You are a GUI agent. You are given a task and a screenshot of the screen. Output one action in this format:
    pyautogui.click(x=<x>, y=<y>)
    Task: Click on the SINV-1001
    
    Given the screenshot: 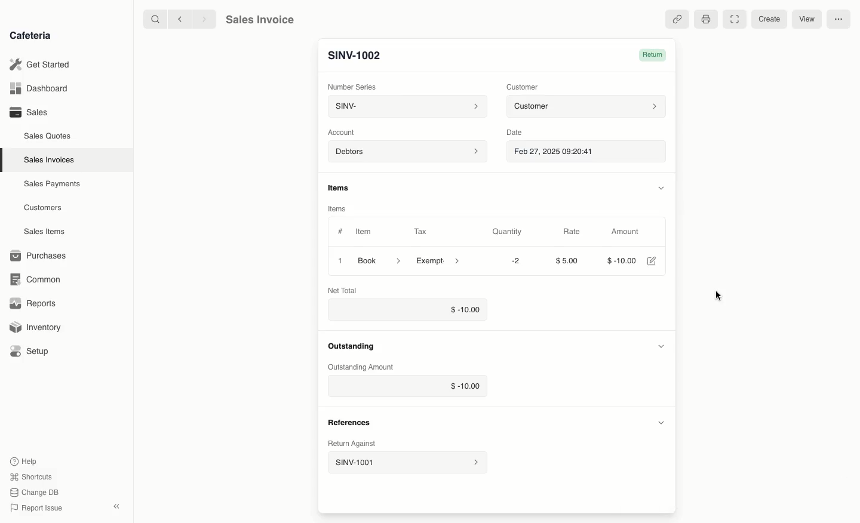 What is the action you would take?
    pyautogui.click(x=354, y=56)
    